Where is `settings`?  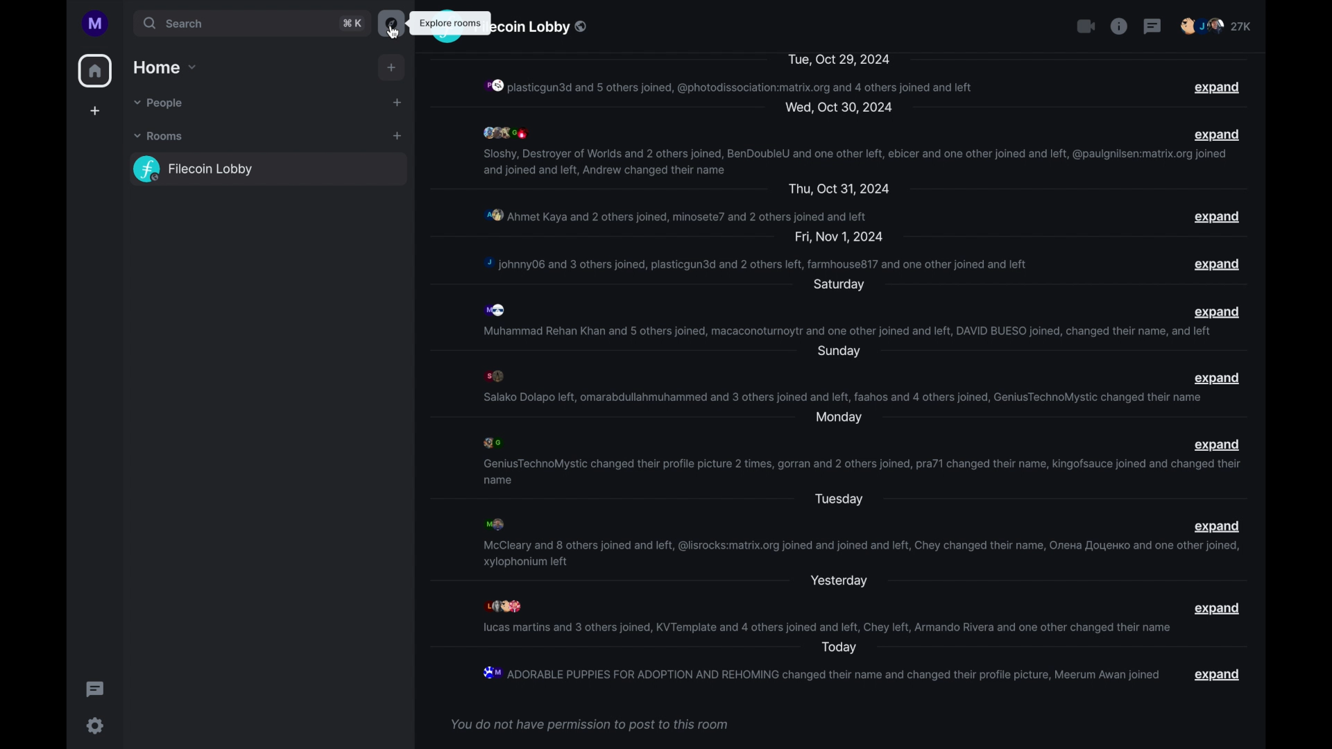
settings is located at coordinates (96, 725).